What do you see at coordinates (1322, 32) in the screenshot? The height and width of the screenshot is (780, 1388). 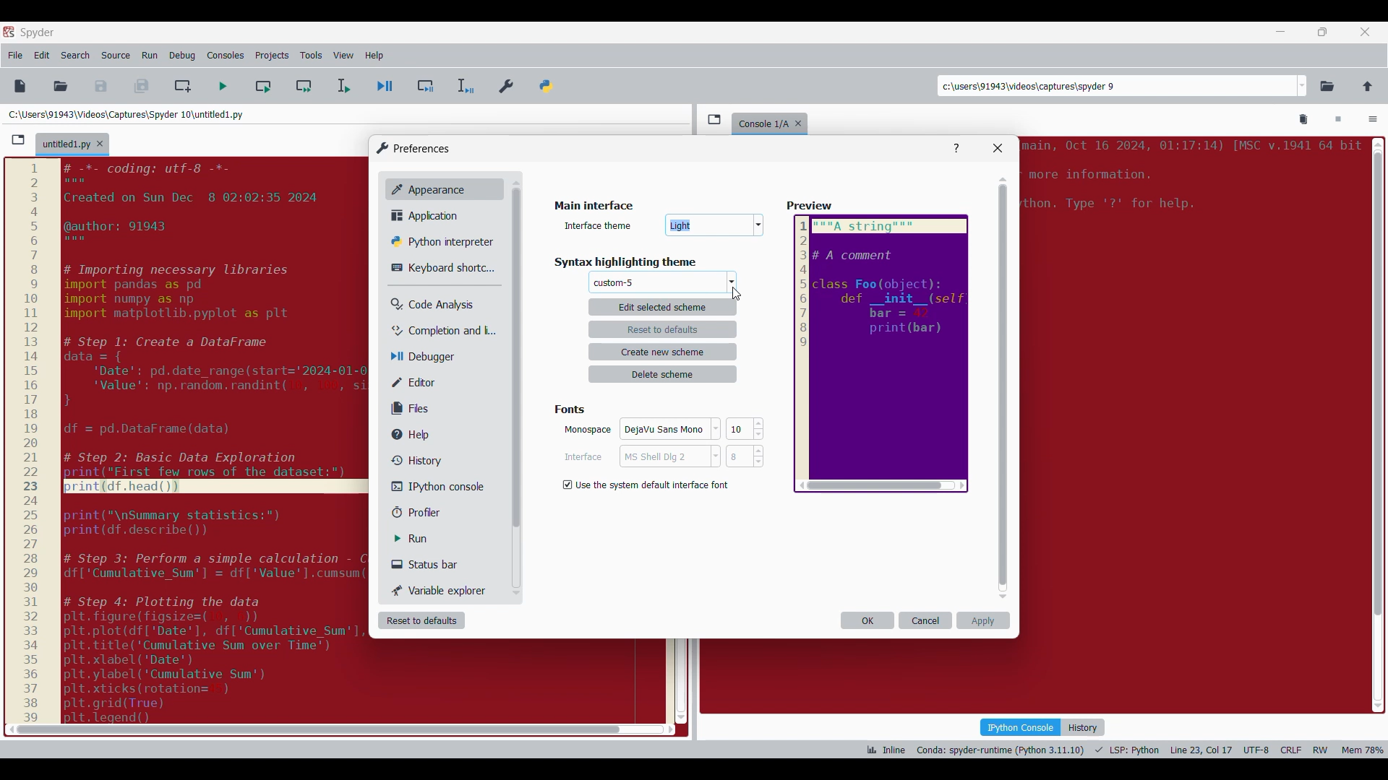 I see `Show in smaller tab` at bounding box center [1322, 32].